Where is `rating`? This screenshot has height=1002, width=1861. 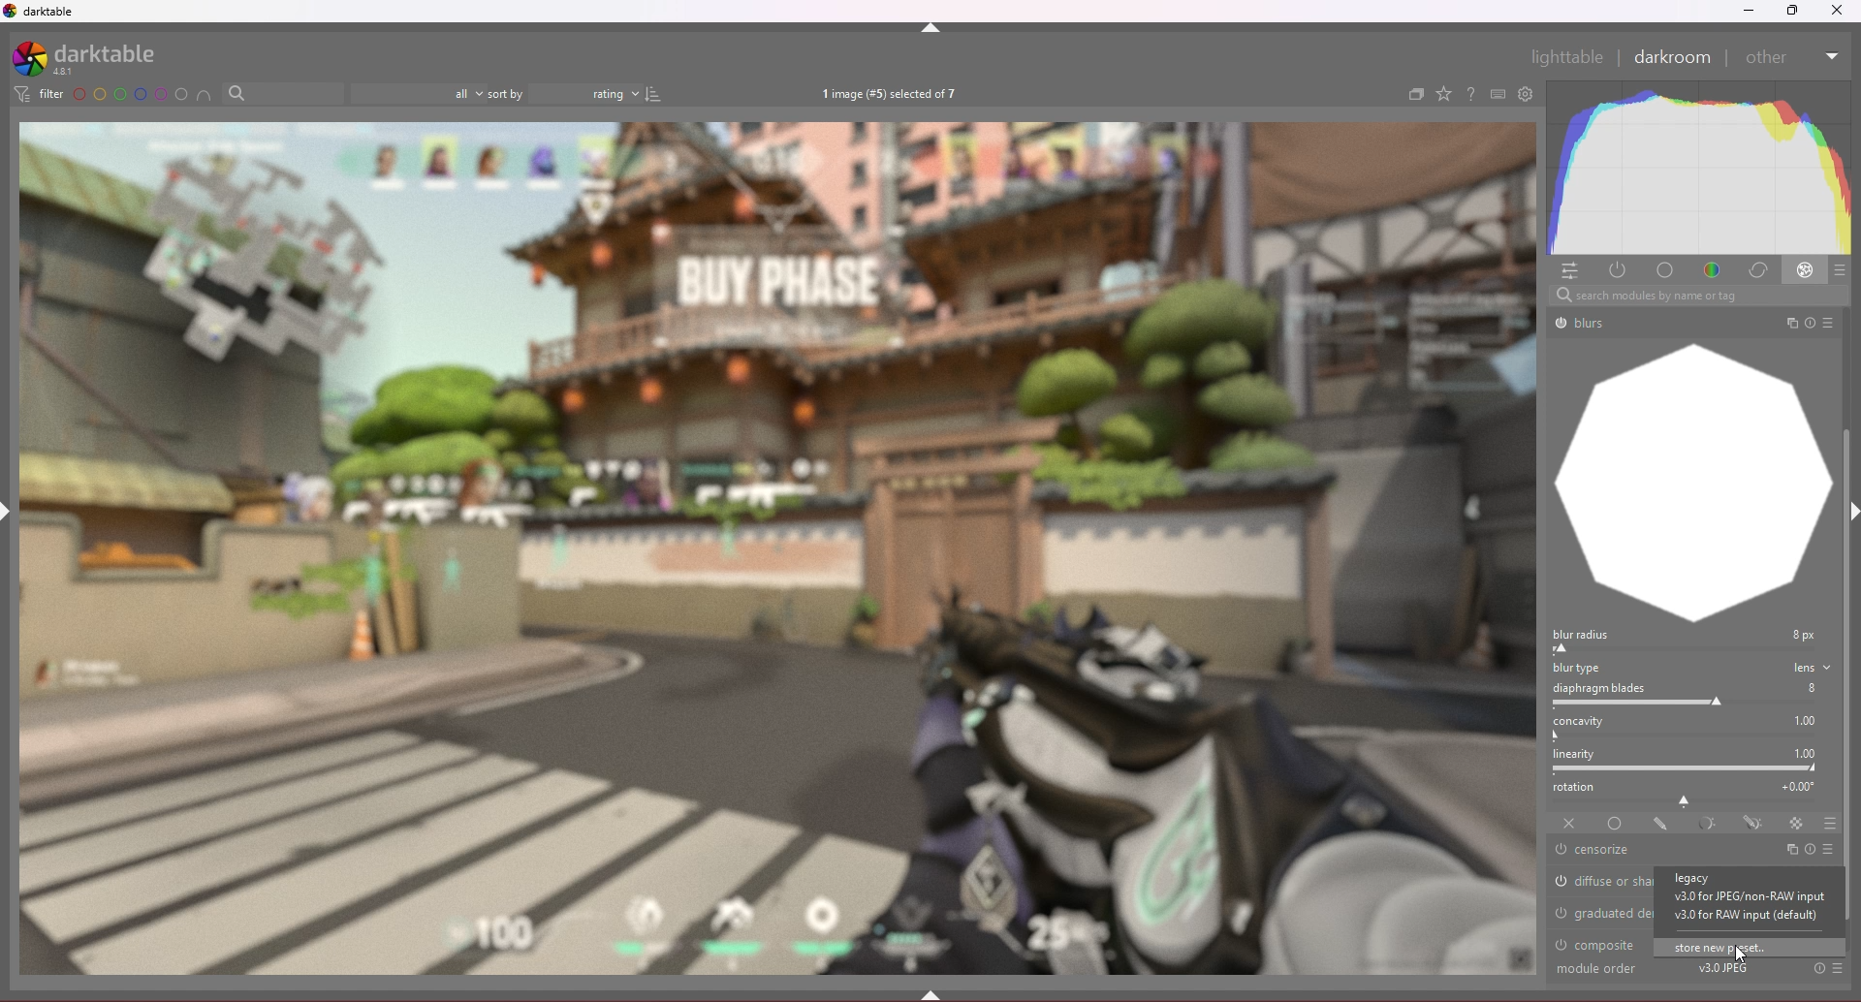 rating is located at coordinates (585, 93).